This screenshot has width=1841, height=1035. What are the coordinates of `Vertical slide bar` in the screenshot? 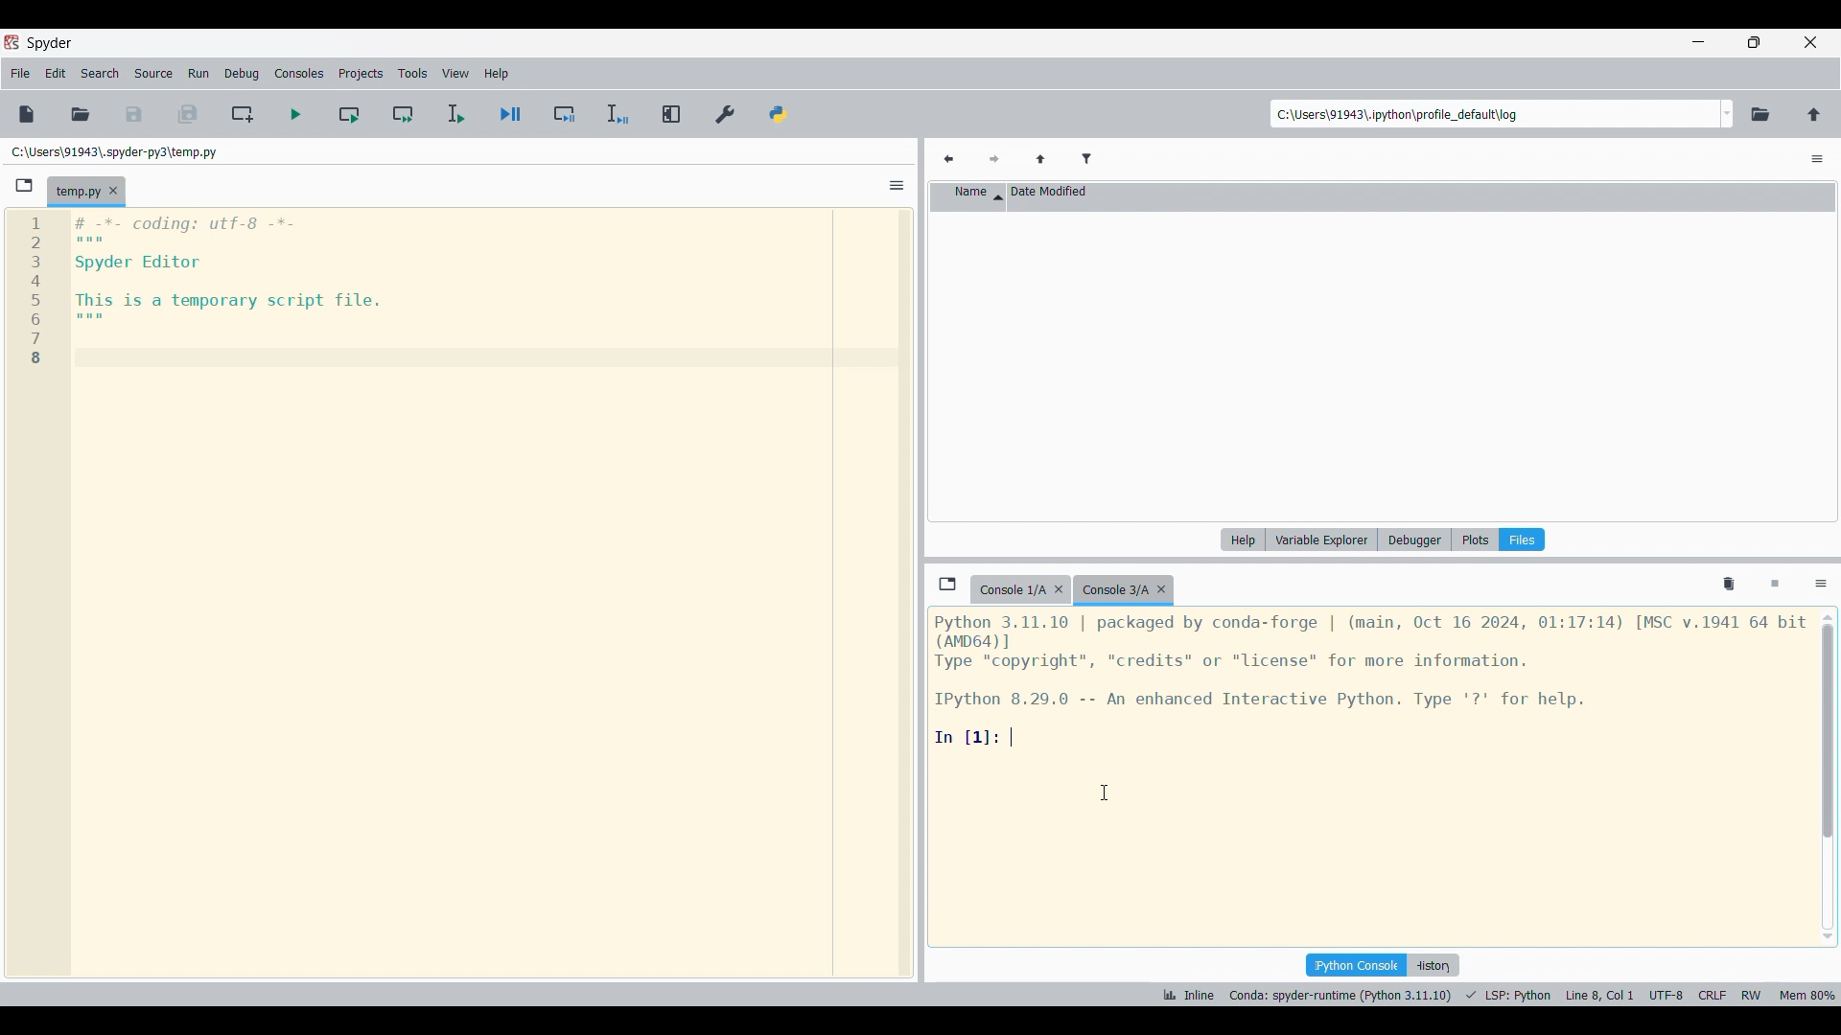 It's located at (1828, 777).